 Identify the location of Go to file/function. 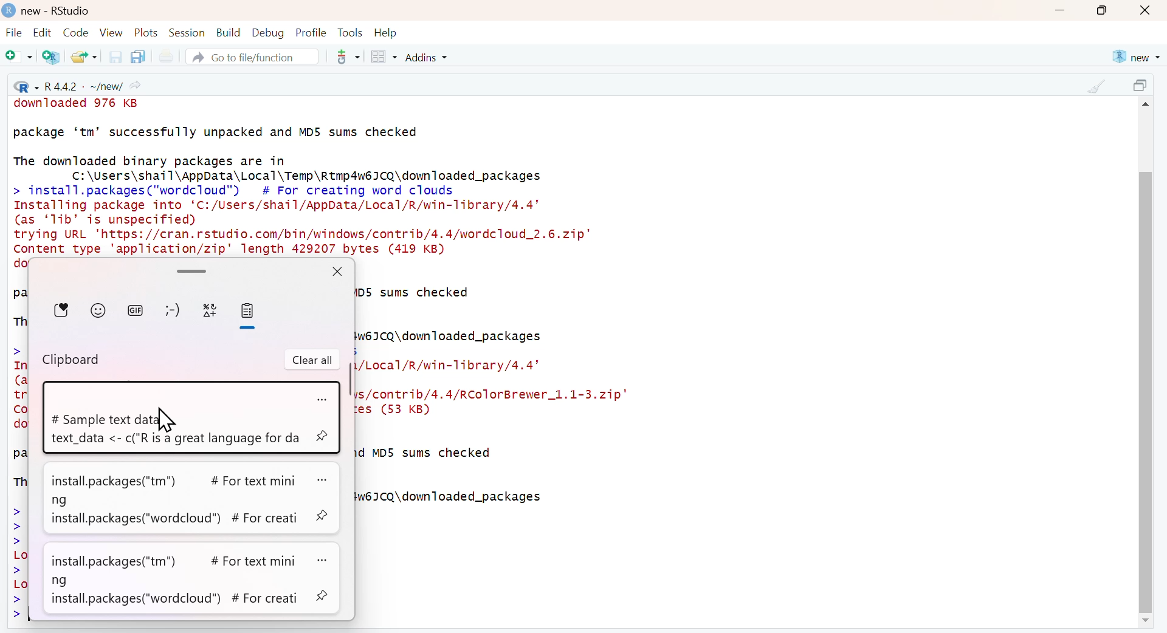
(251, 56).